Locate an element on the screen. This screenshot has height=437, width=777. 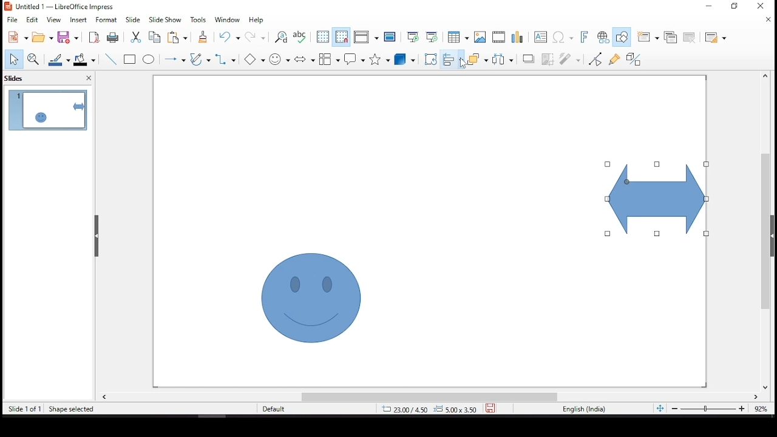
edit is located at coordinates (32, 20).